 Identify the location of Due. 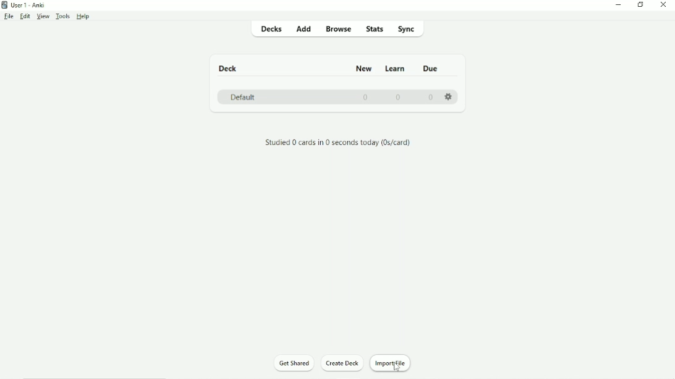
(431, 69).